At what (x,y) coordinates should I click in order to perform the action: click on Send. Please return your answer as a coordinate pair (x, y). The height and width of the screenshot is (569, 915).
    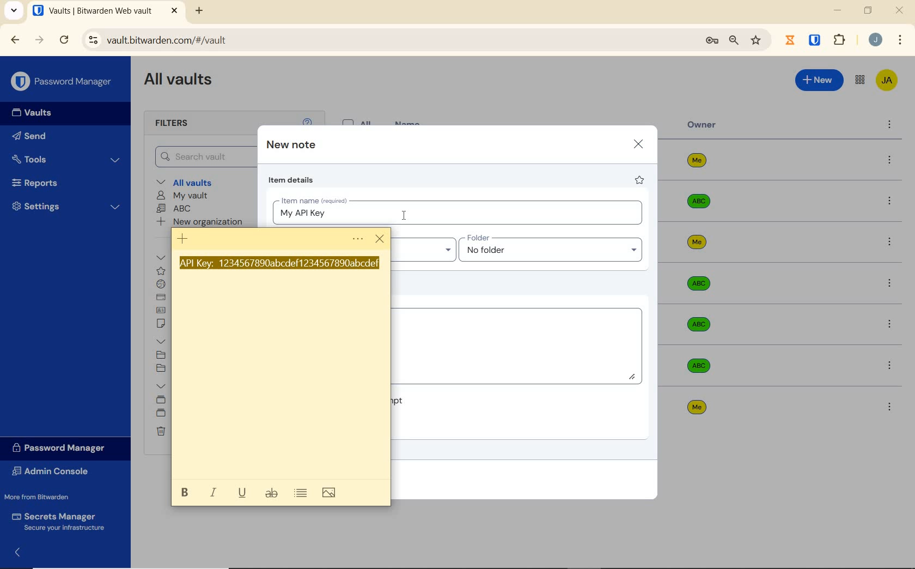
    Looking at the image, I should click on (50, 138).